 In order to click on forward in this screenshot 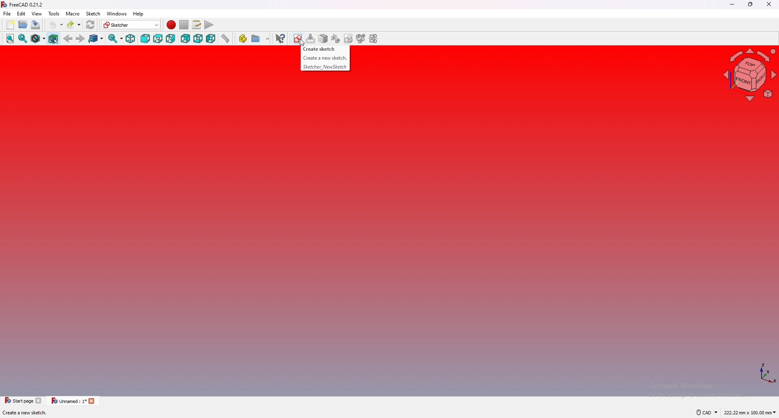, I will do `click(80, 39)`.